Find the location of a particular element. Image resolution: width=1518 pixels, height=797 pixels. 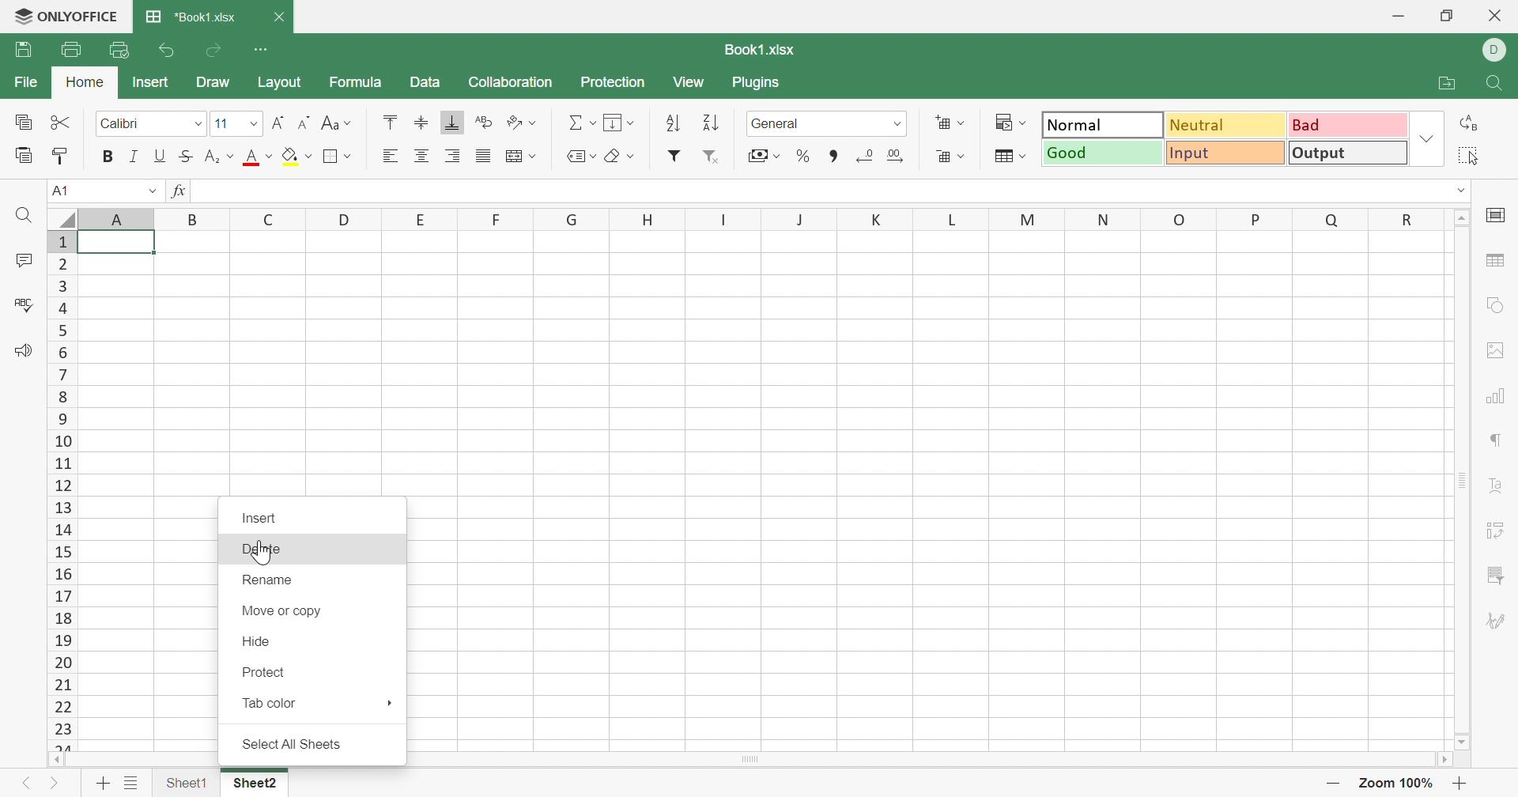

Close is located at coordinates (1498, 18).